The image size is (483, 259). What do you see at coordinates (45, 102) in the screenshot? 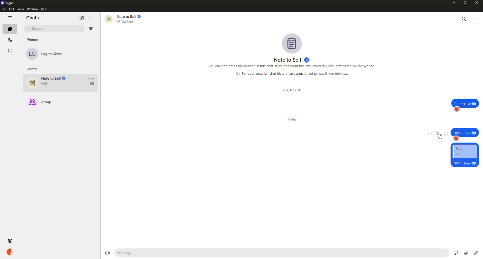
I see `group` at bounding box center [45, 102].